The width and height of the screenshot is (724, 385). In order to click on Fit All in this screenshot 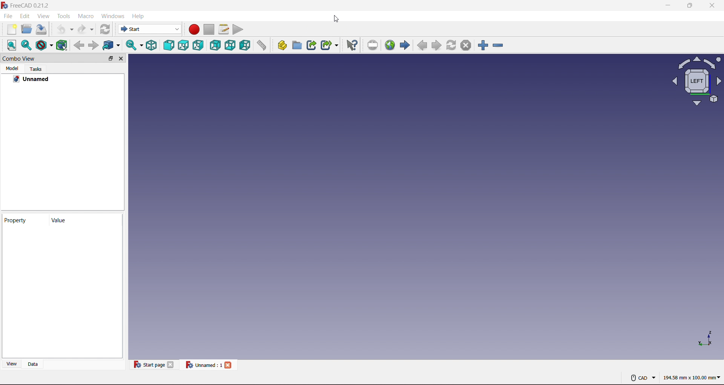, I will do `click(26, 45)`.